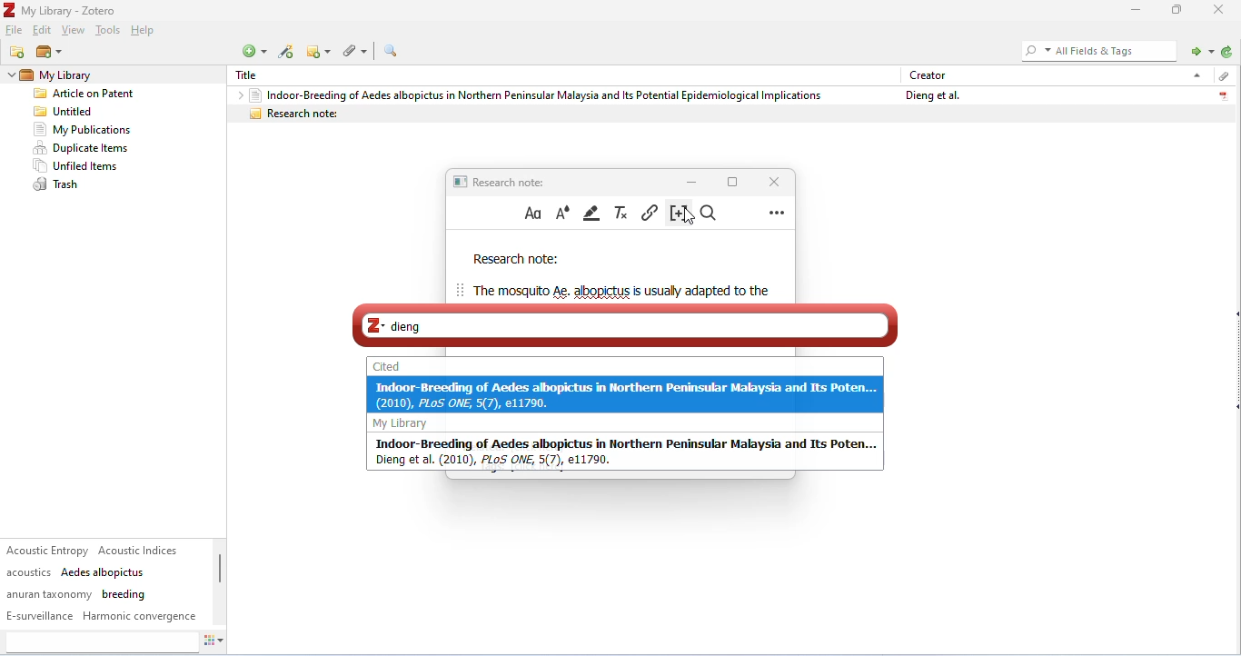 This screenshot has width=1241, height=656. I want to click on add item, so click(287, 52).